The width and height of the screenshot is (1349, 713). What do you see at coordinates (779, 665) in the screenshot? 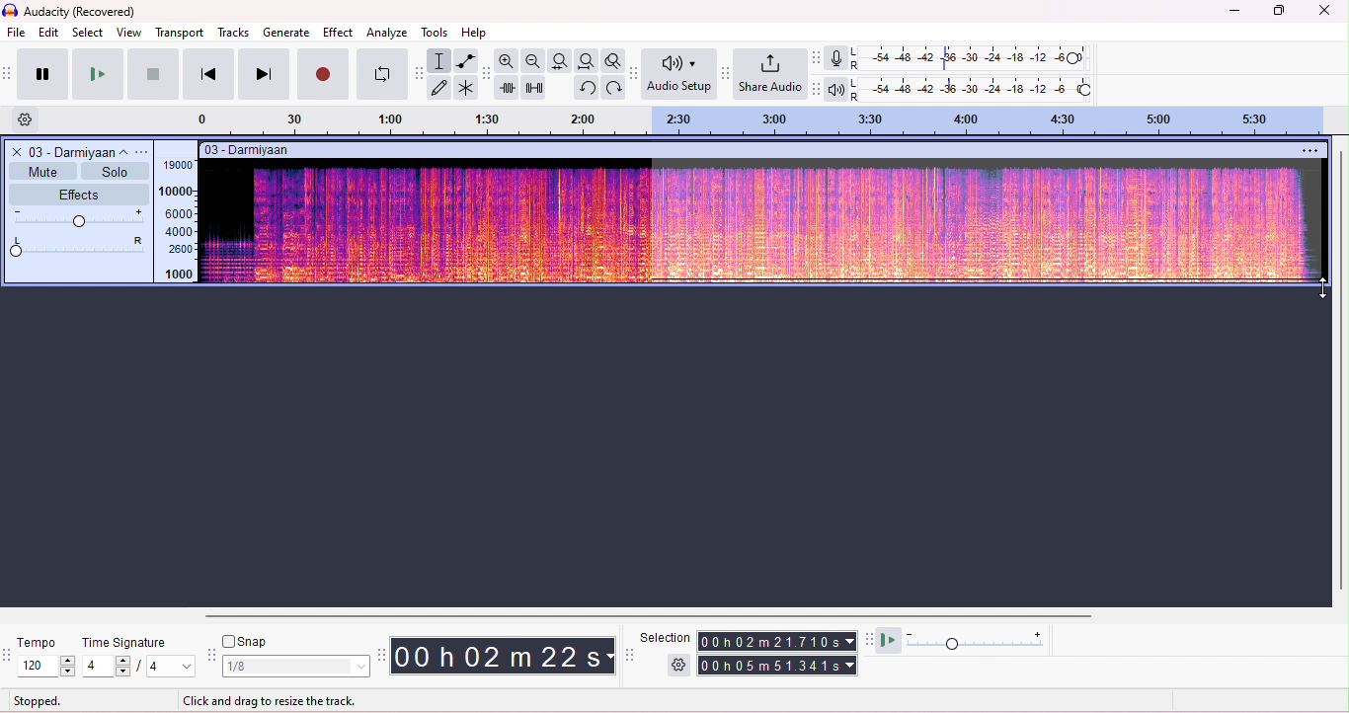
I see `selected time` at bounding box center [779, 665].